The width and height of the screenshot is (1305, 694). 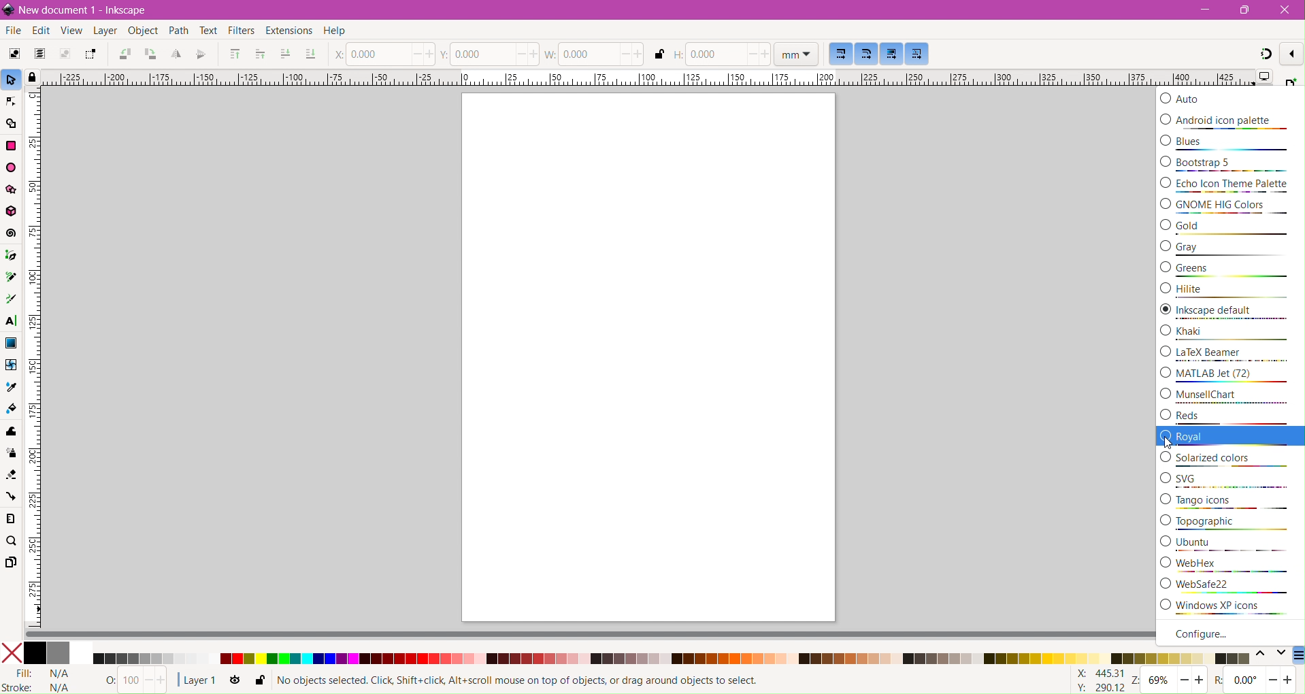 What do you see at coordinates (14, 55) in the screenshot?
I see `Select All` at bounding box center [14, 55].